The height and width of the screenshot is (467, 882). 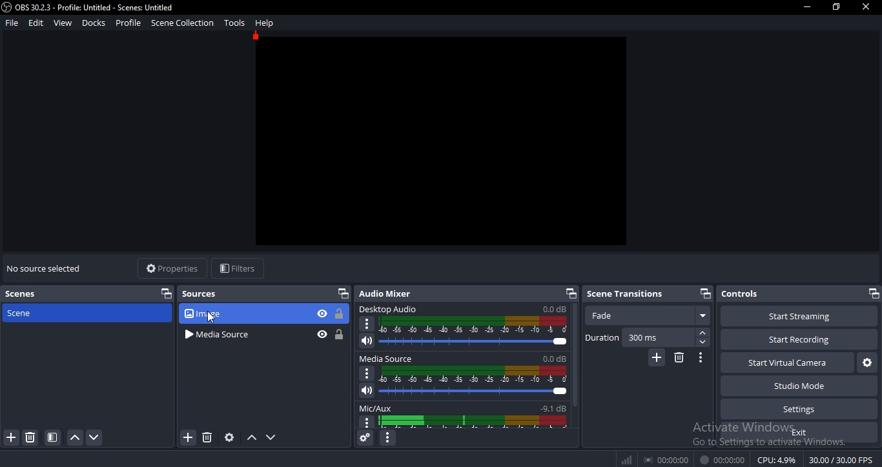 What do you see at coordinates (127, 24) in the screenshot?
I see `profile` at bounding box center [127, 24].